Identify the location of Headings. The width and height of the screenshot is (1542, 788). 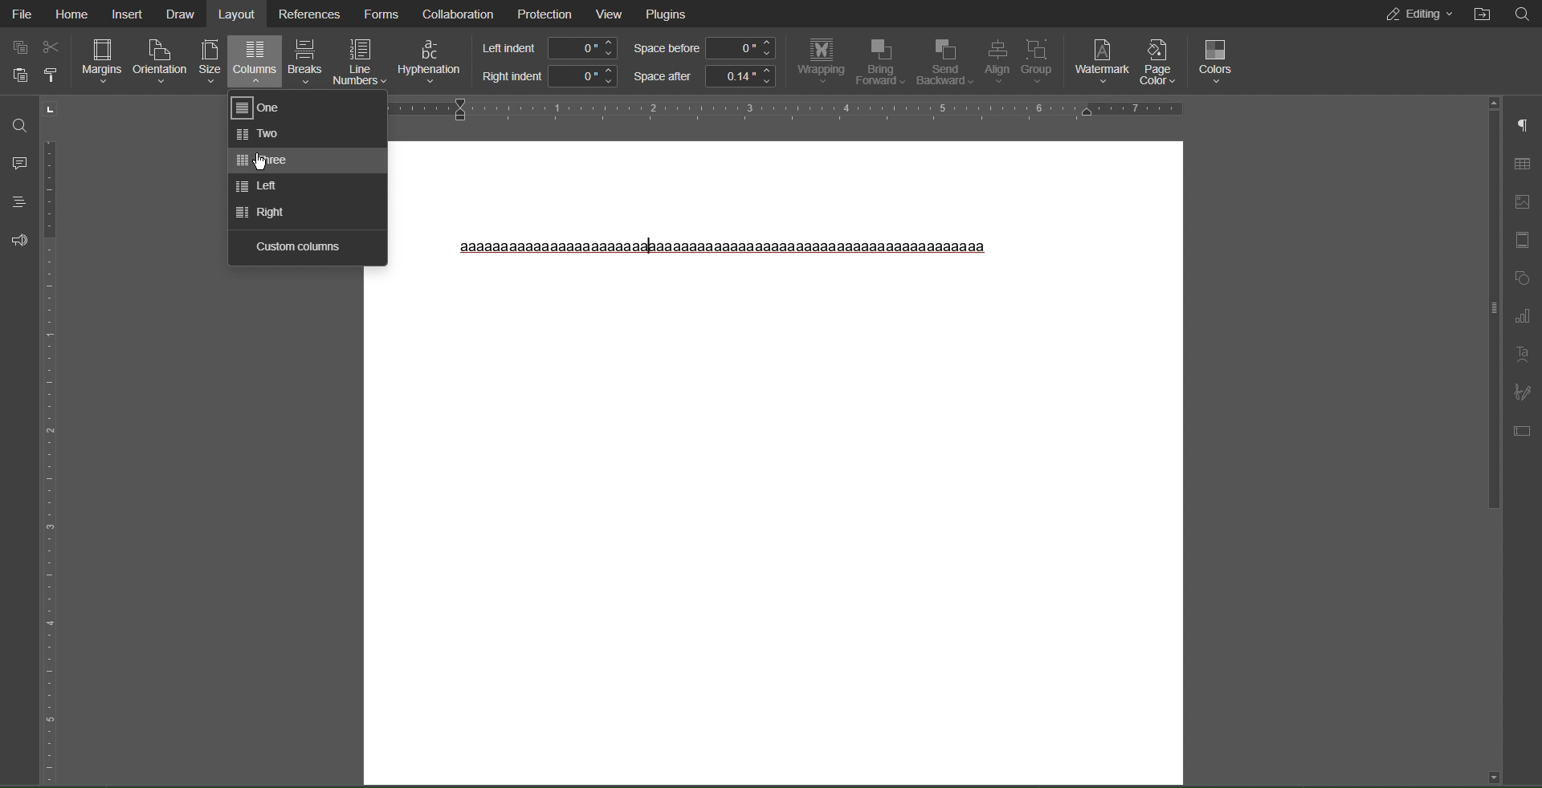
(18, 201).